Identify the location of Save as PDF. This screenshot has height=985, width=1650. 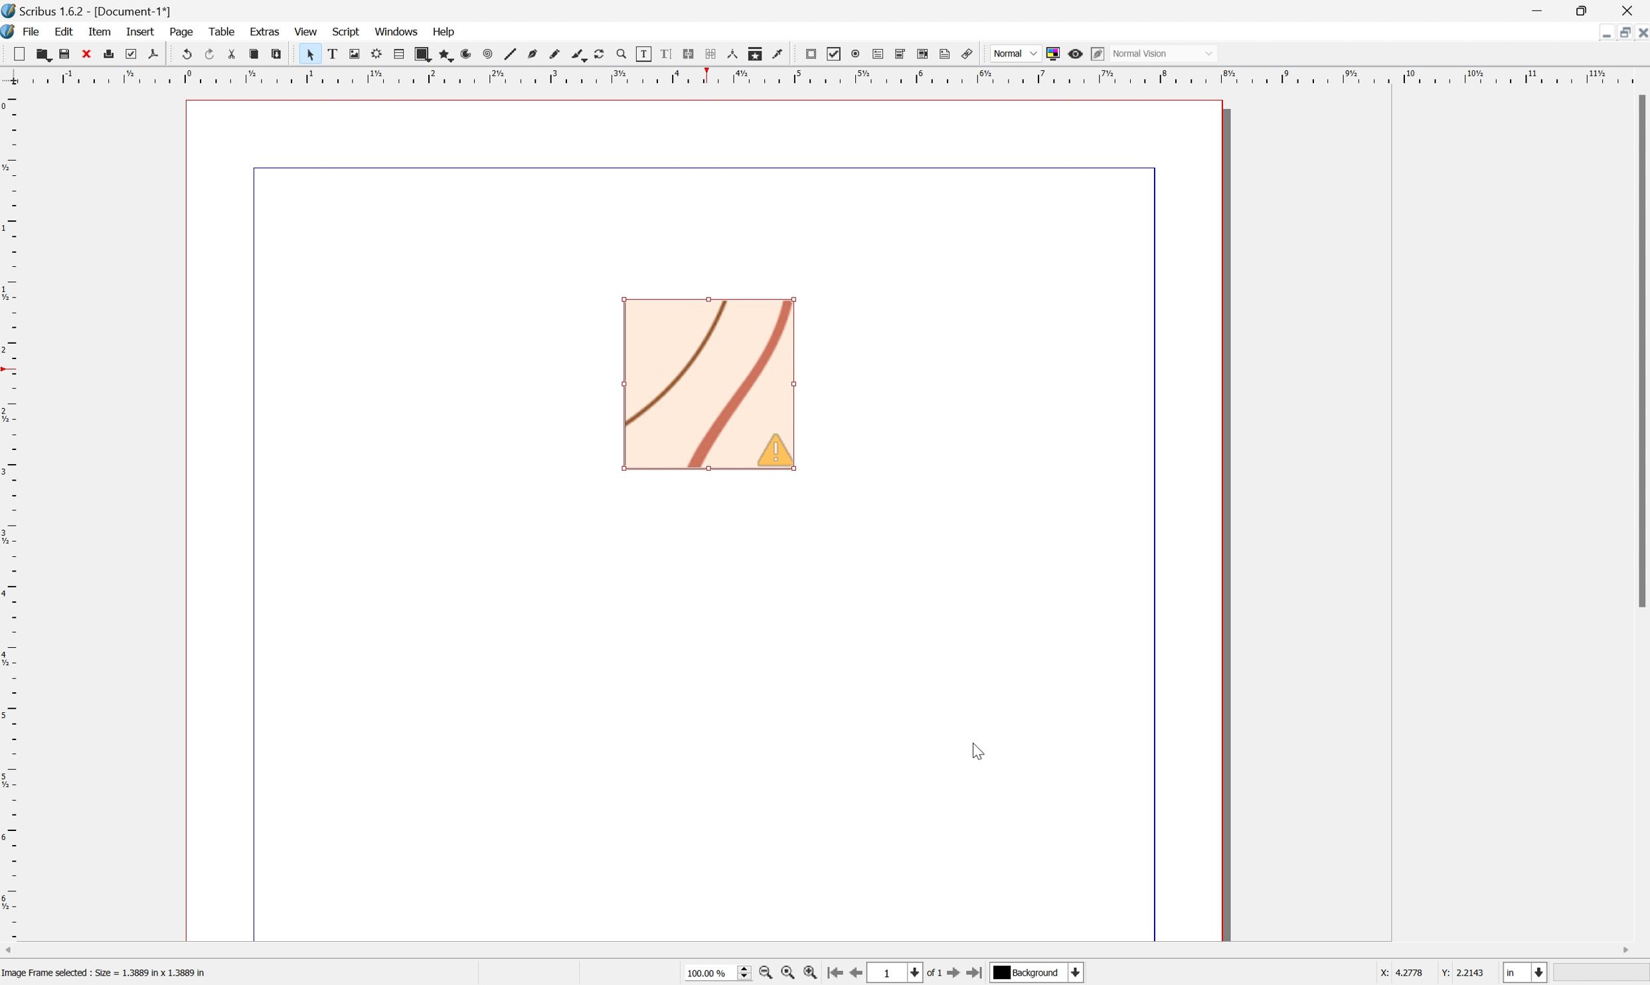
(154, 52).